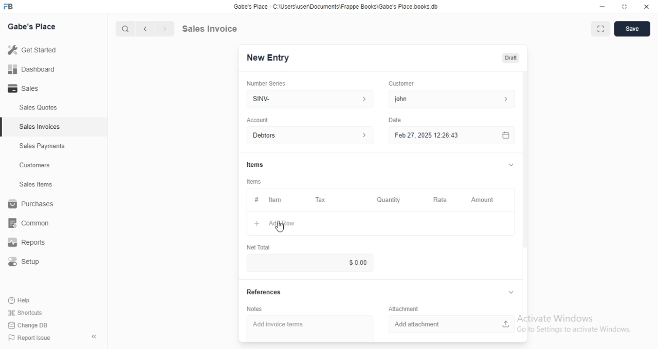 The height and width of the screenshot is (349, 658). I want to click on previous, so click(146, 28).